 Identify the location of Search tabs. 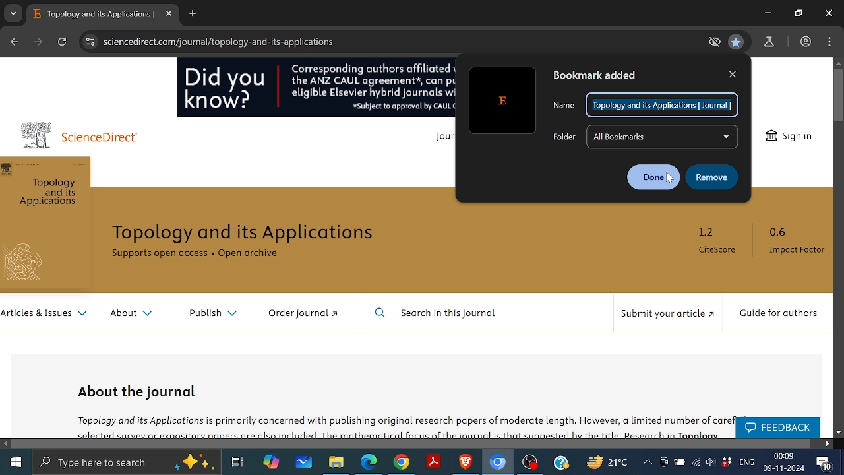
(13, 13).